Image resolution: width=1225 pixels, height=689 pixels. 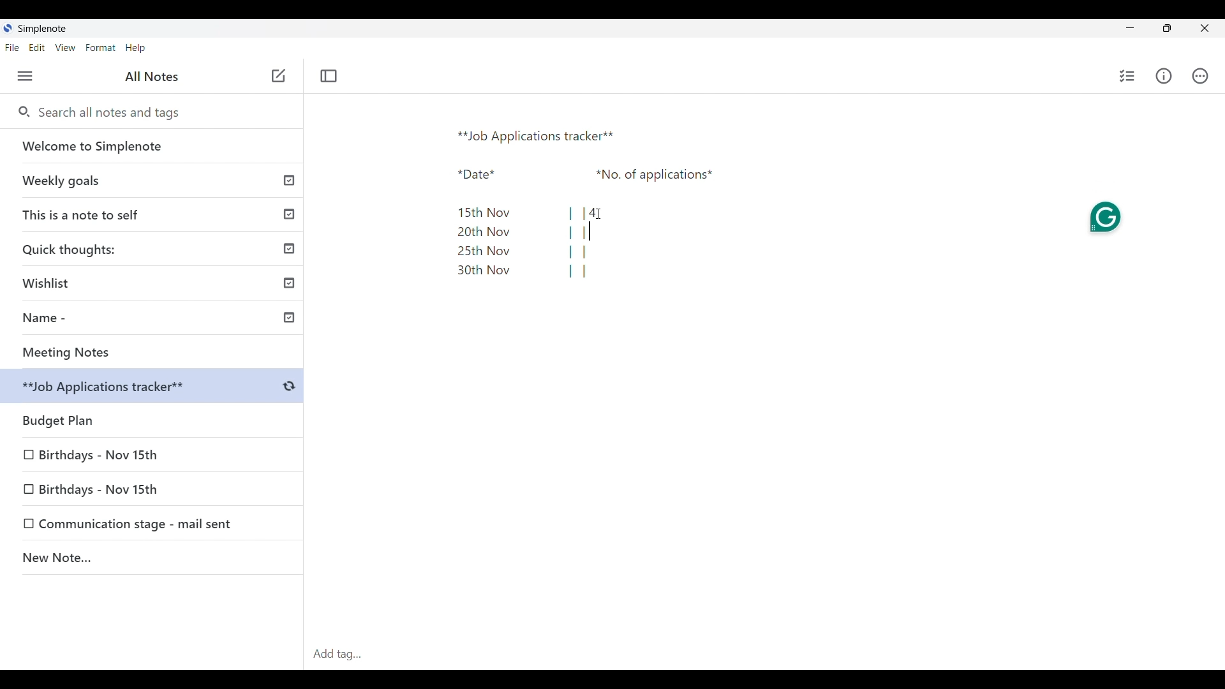 I want to click on Quick thoughts, so click(x=154, y=248).